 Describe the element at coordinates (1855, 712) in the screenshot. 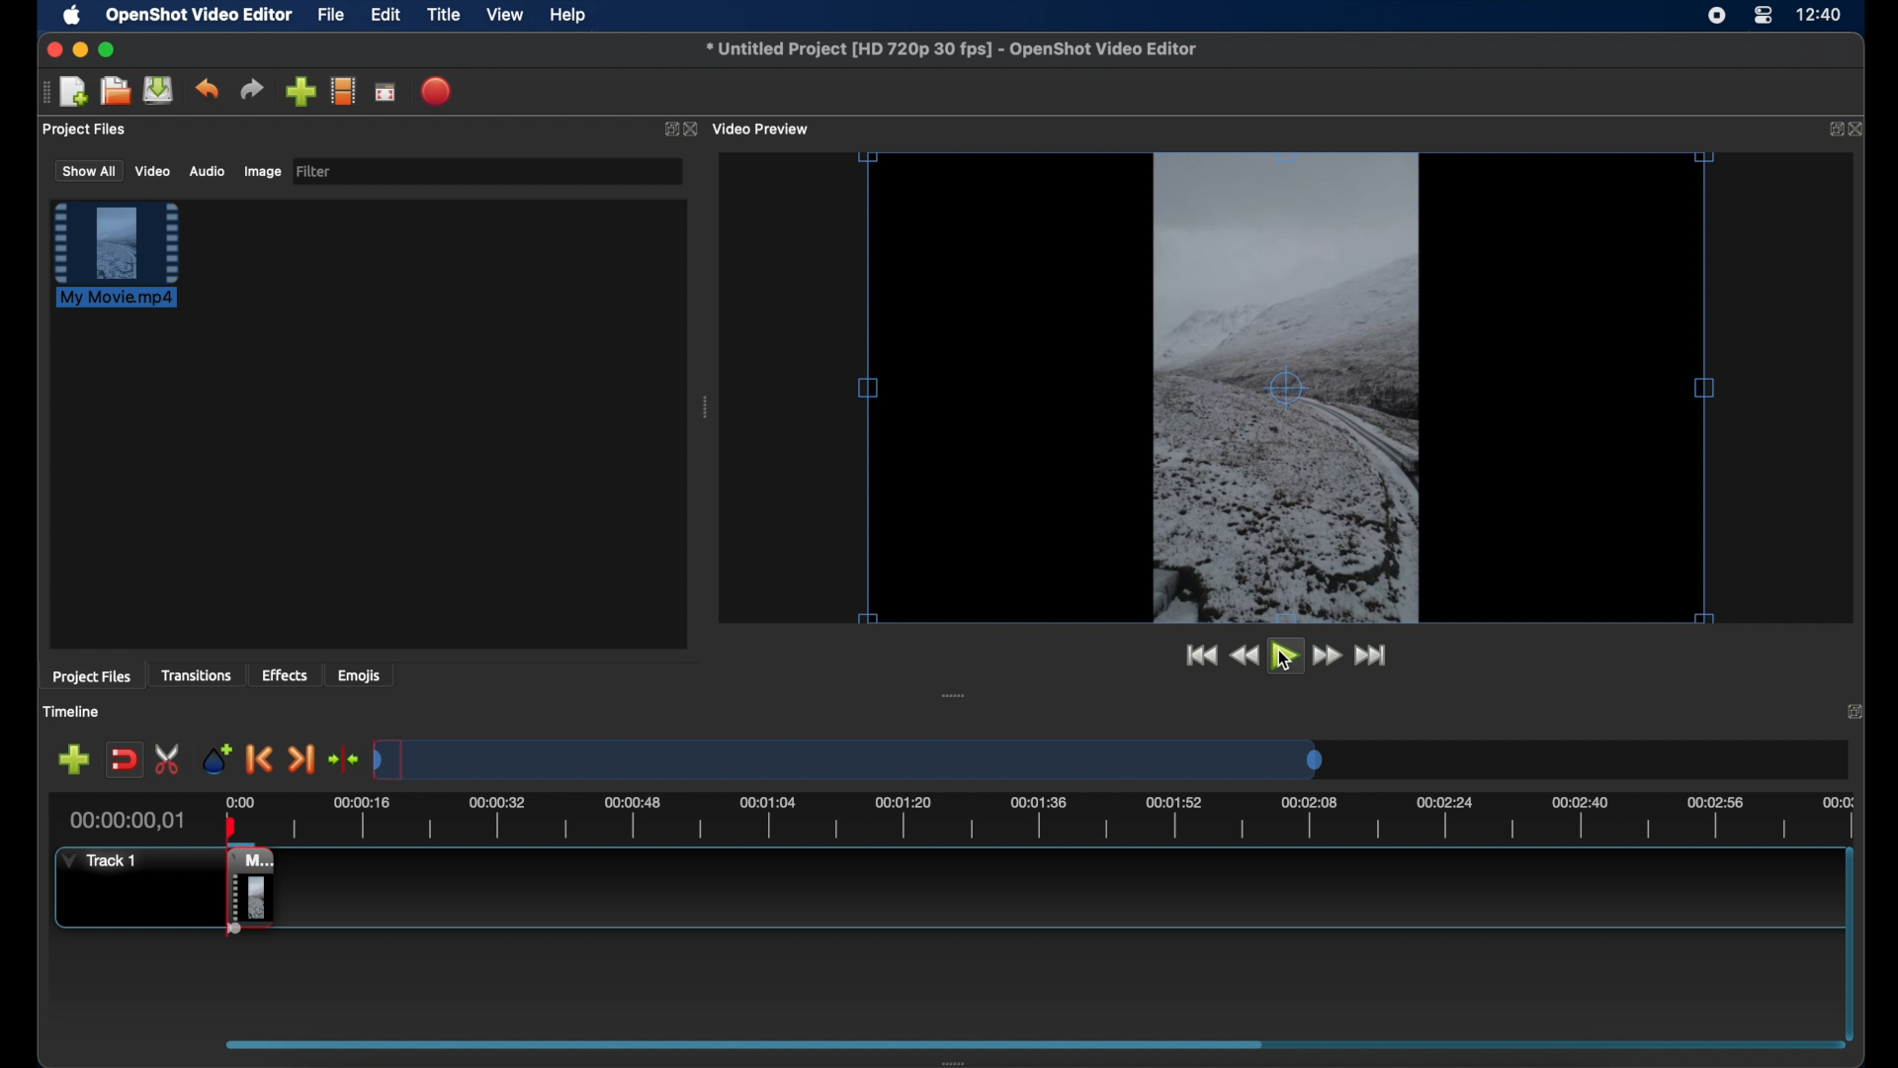

I see `expand` at that location.